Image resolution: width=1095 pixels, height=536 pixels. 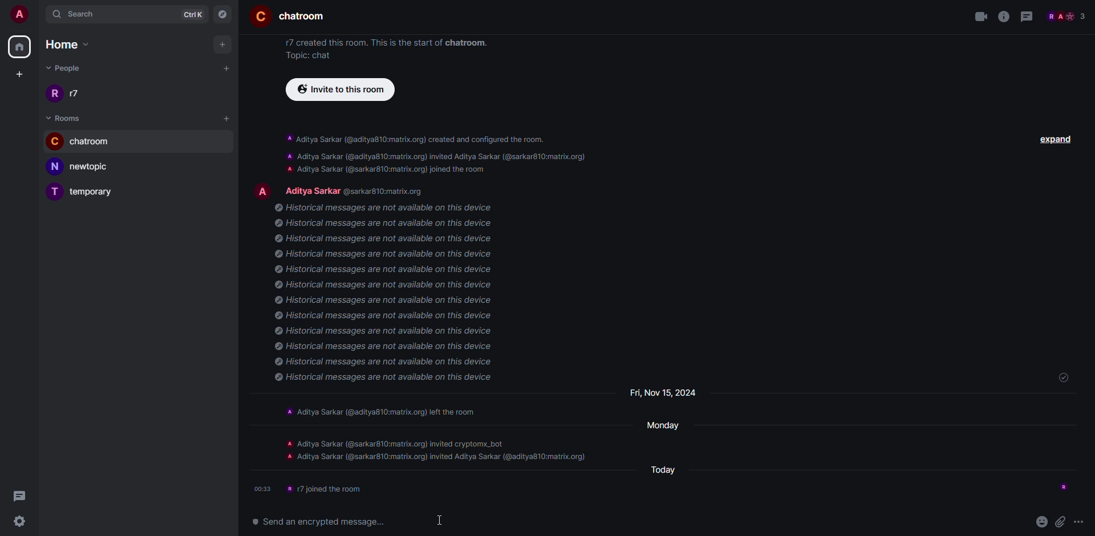 I want to click on search, so click(x=76, y=13).